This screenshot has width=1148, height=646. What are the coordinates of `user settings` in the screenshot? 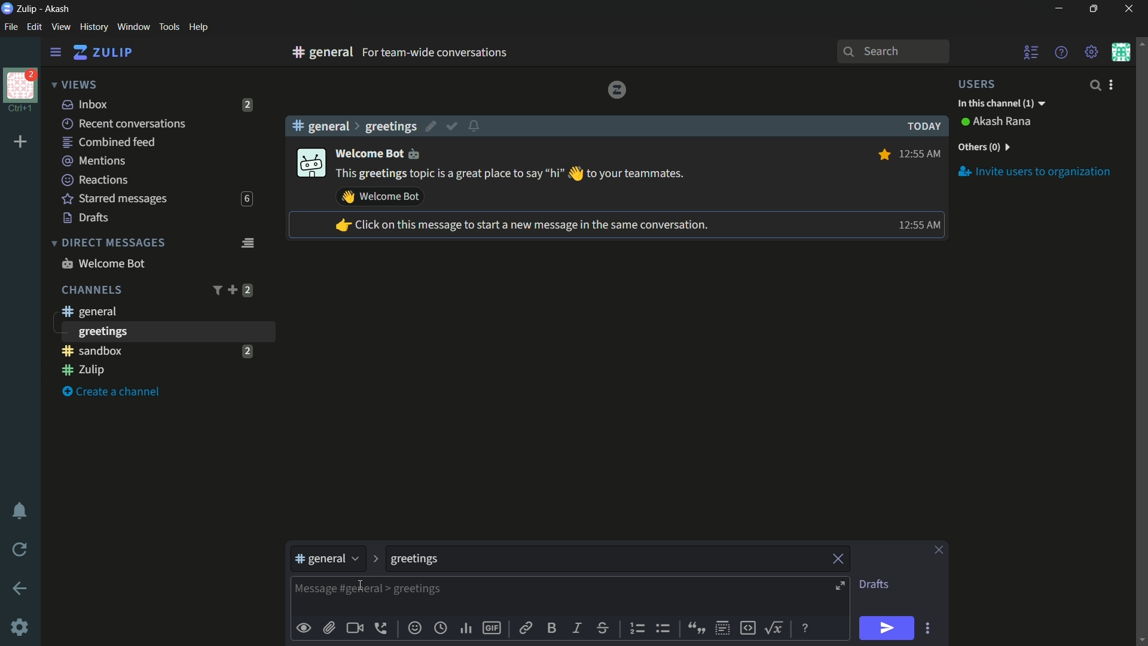 It's located at (1113, 84).